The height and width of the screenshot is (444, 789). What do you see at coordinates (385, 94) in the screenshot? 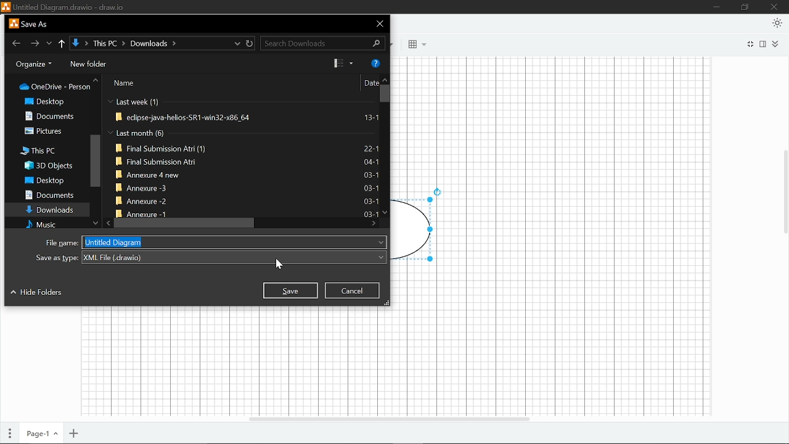
I see `Vertical scrollbar for files in "Downloads"` at bounding box center [385, 94].